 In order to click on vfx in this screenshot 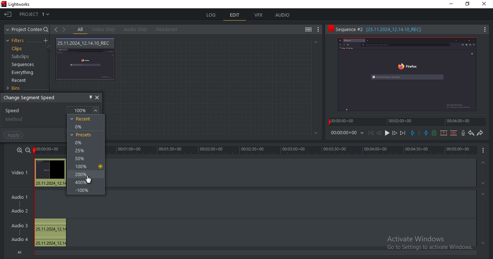, I will do `click(260, 16)`.